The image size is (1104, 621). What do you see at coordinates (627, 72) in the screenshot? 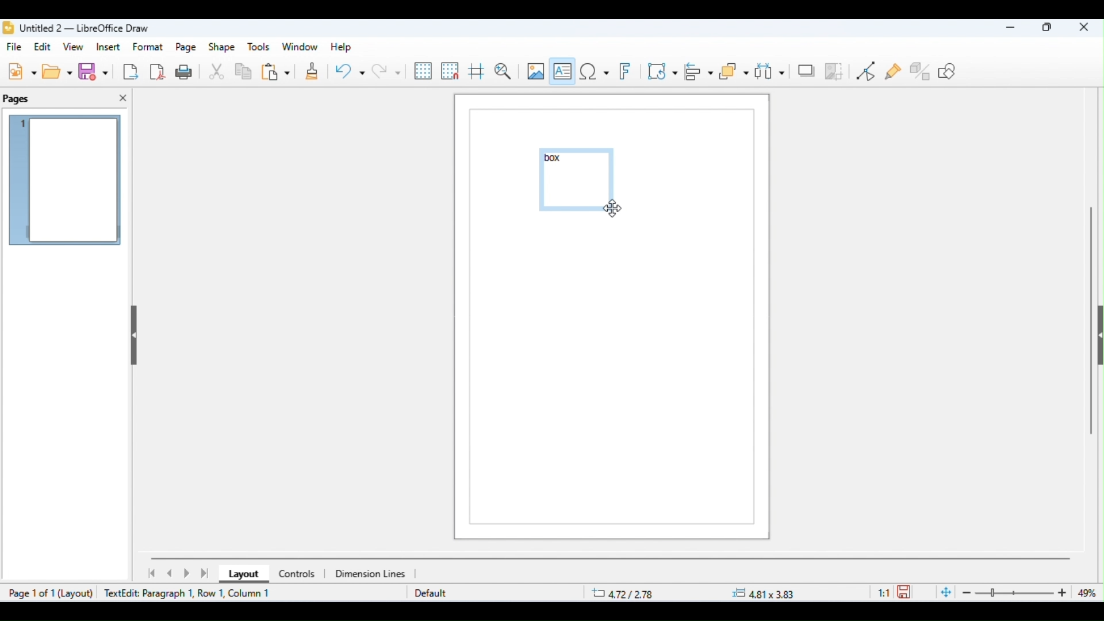
I see `insert fontwork text` at bounding box center [627, 72].